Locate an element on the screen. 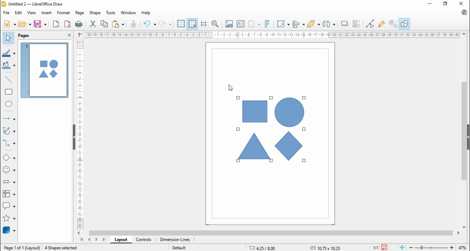 Image resolution: width=470 pixels, height=251 pixels. snap to grids is located at coordinates (192, 23).